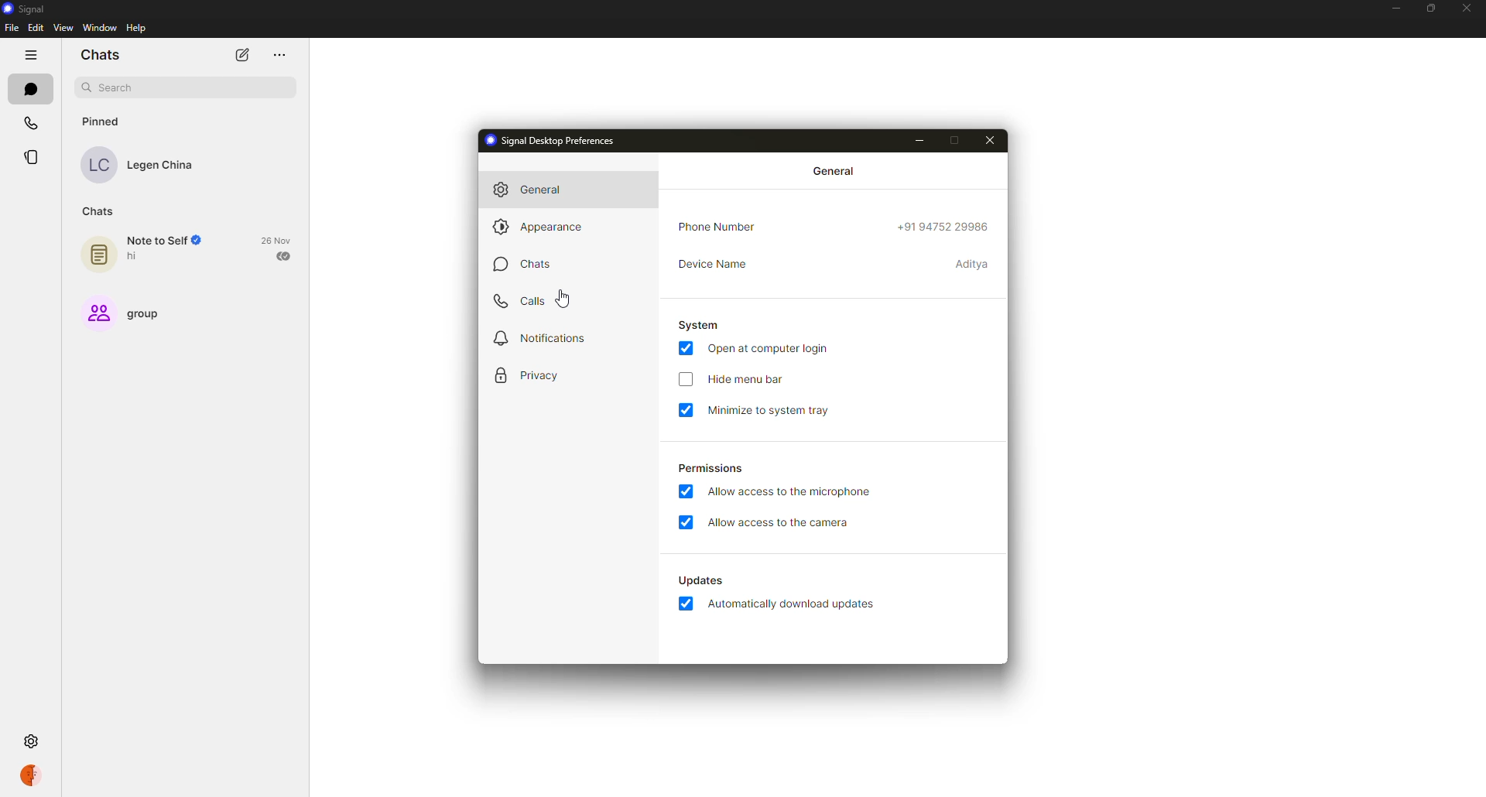 The height and width of the screenshot is (797, 1486). I want to click on click to enable, so click(687, 378).